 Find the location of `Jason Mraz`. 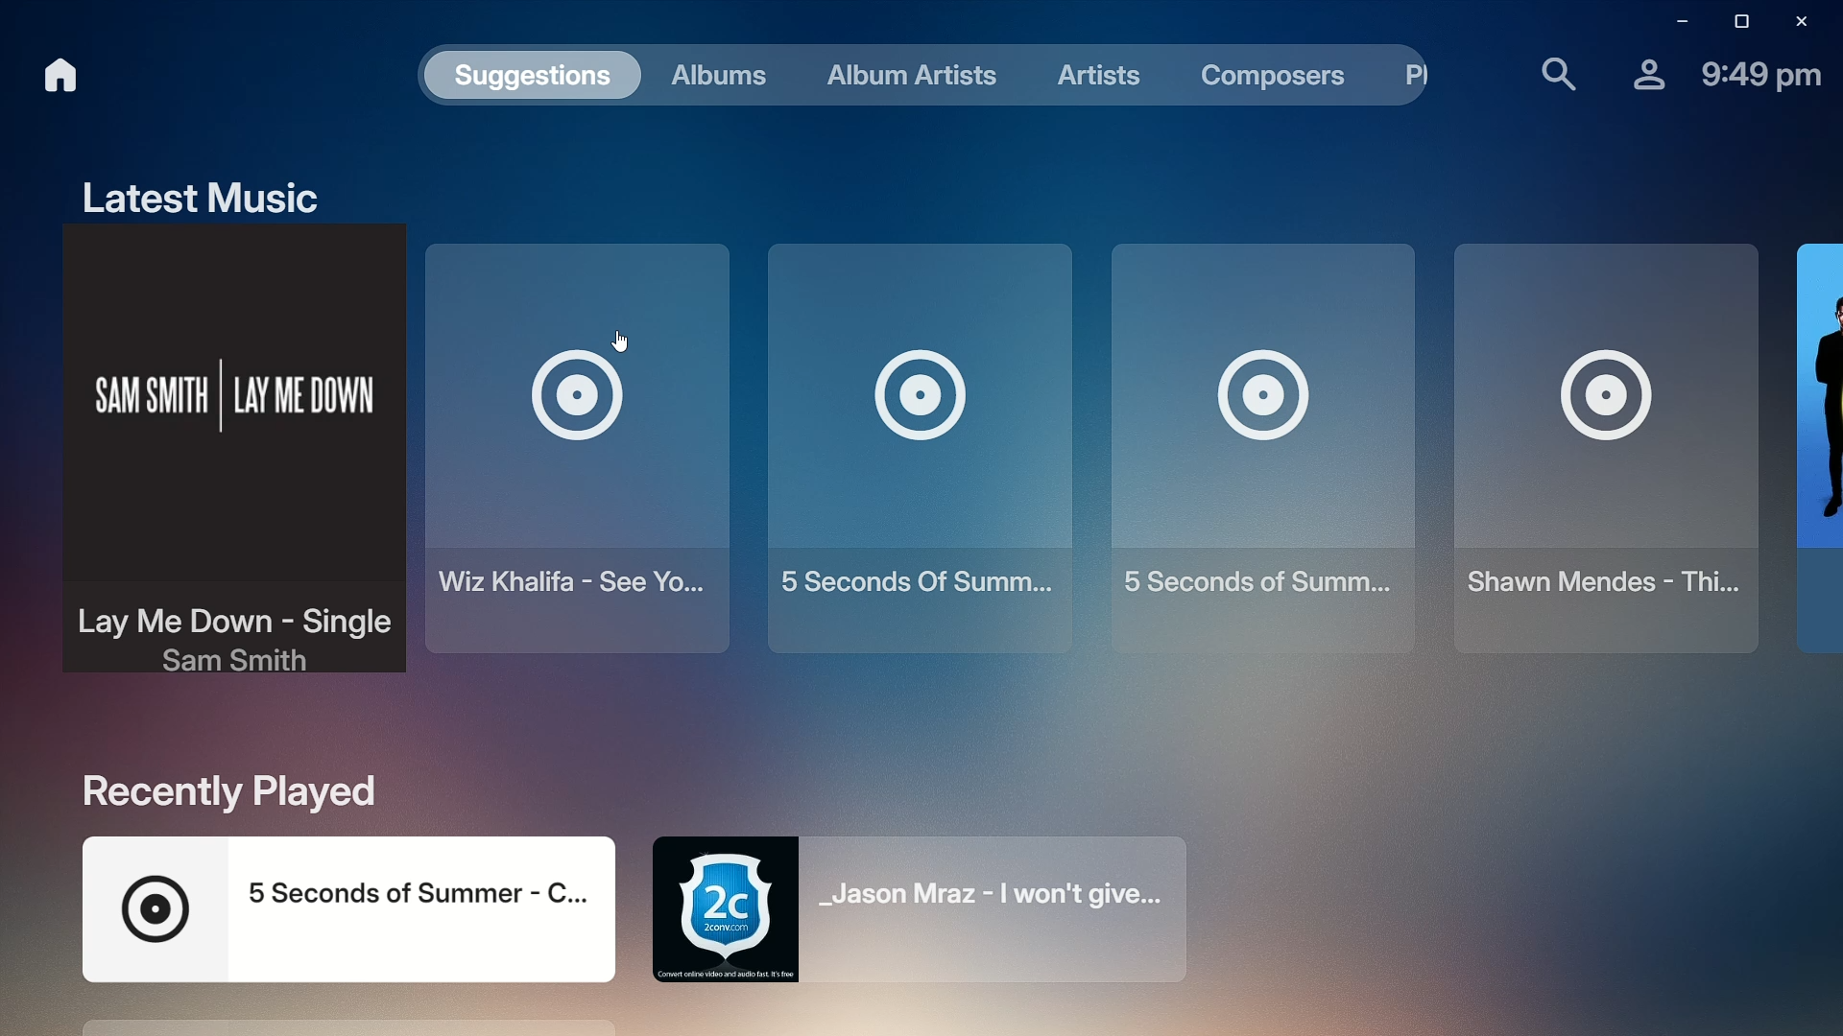

Jason Mraz is located at coordinates (936, 913).